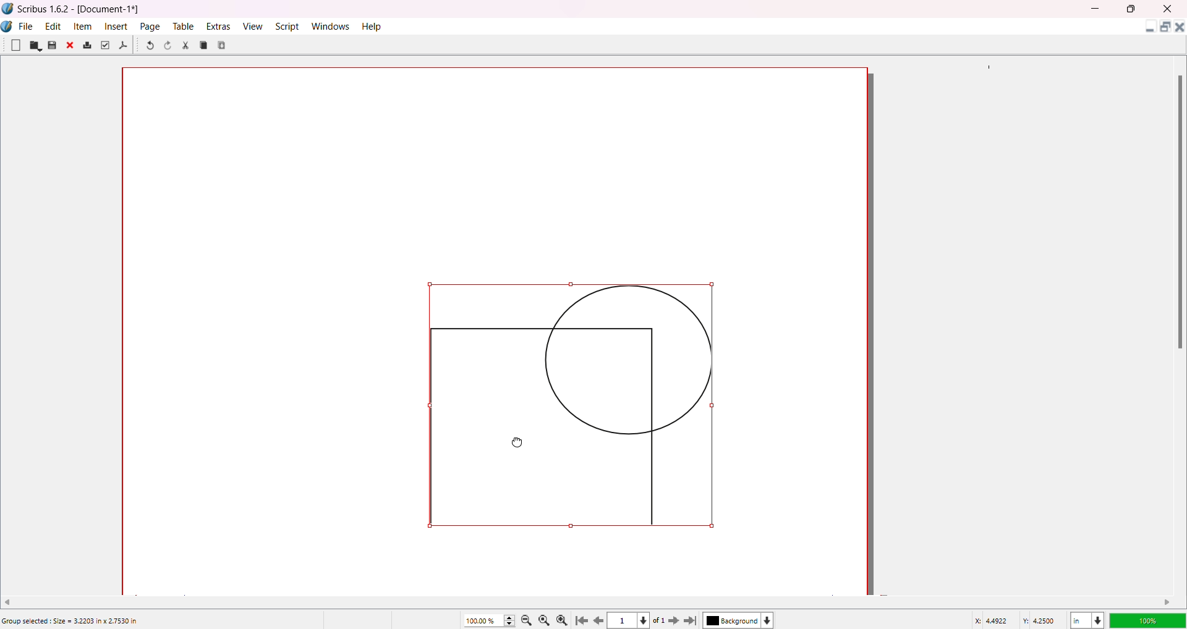  What do you see at coordinates (9, 27) in the screenshot?
I see `Logo` at bounding box center [9, 27].